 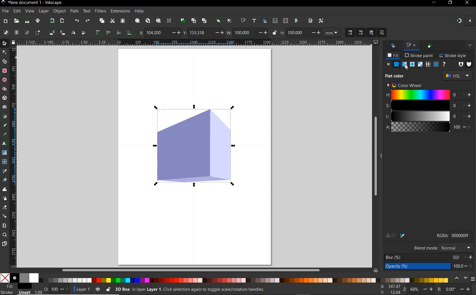 What do you see at coordinates (457, 75) in the screenshot?
I see `CHOOSE STYLE OF COLOR SELECTION` at bounding box center [457, 75].